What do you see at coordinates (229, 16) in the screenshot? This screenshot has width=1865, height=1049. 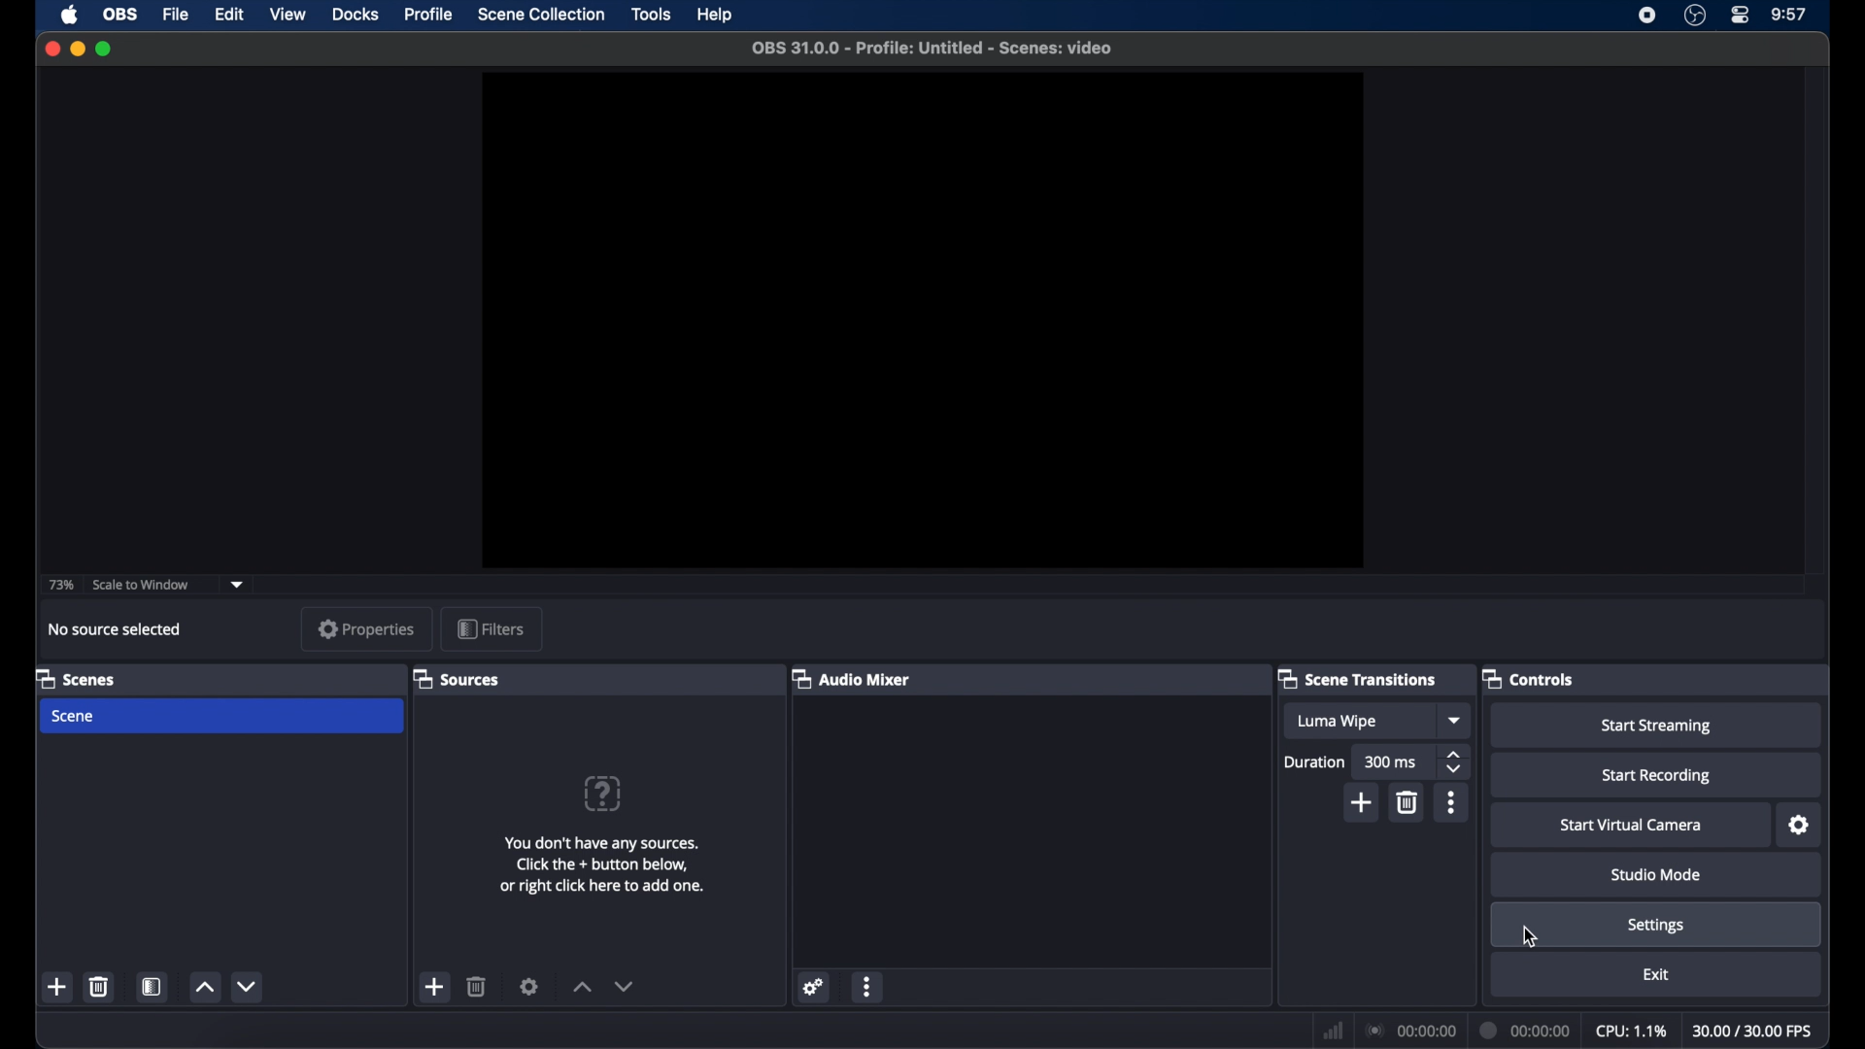 I see `edit` at bounding box center [229, 16].